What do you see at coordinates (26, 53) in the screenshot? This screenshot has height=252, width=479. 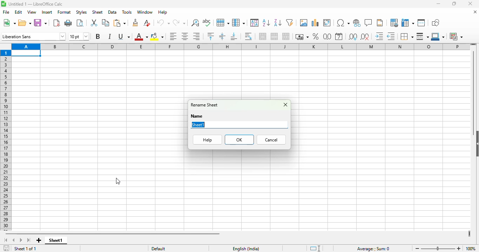 I see `active cell` at bounding box center [26, 53].